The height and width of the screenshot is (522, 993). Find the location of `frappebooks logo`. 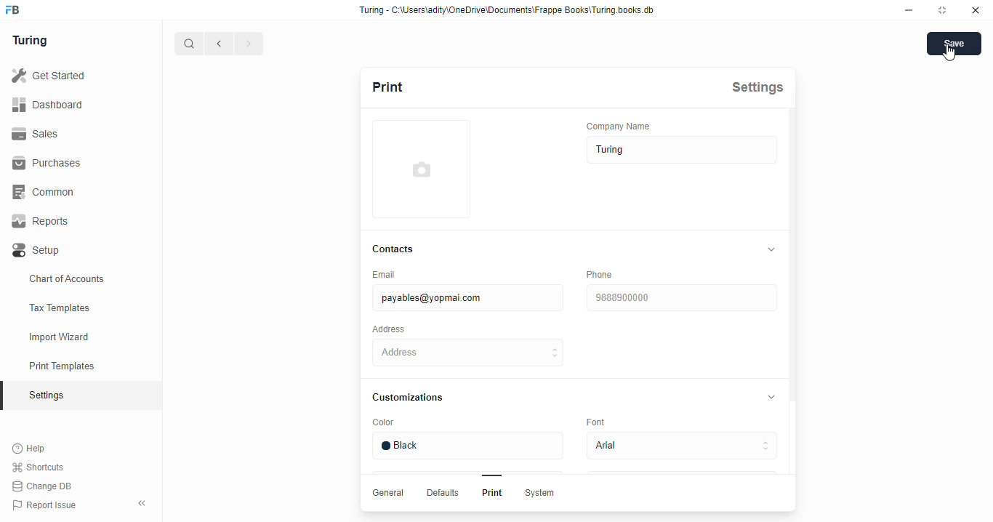

frappebooks logo is located at coordinates (19, 10).